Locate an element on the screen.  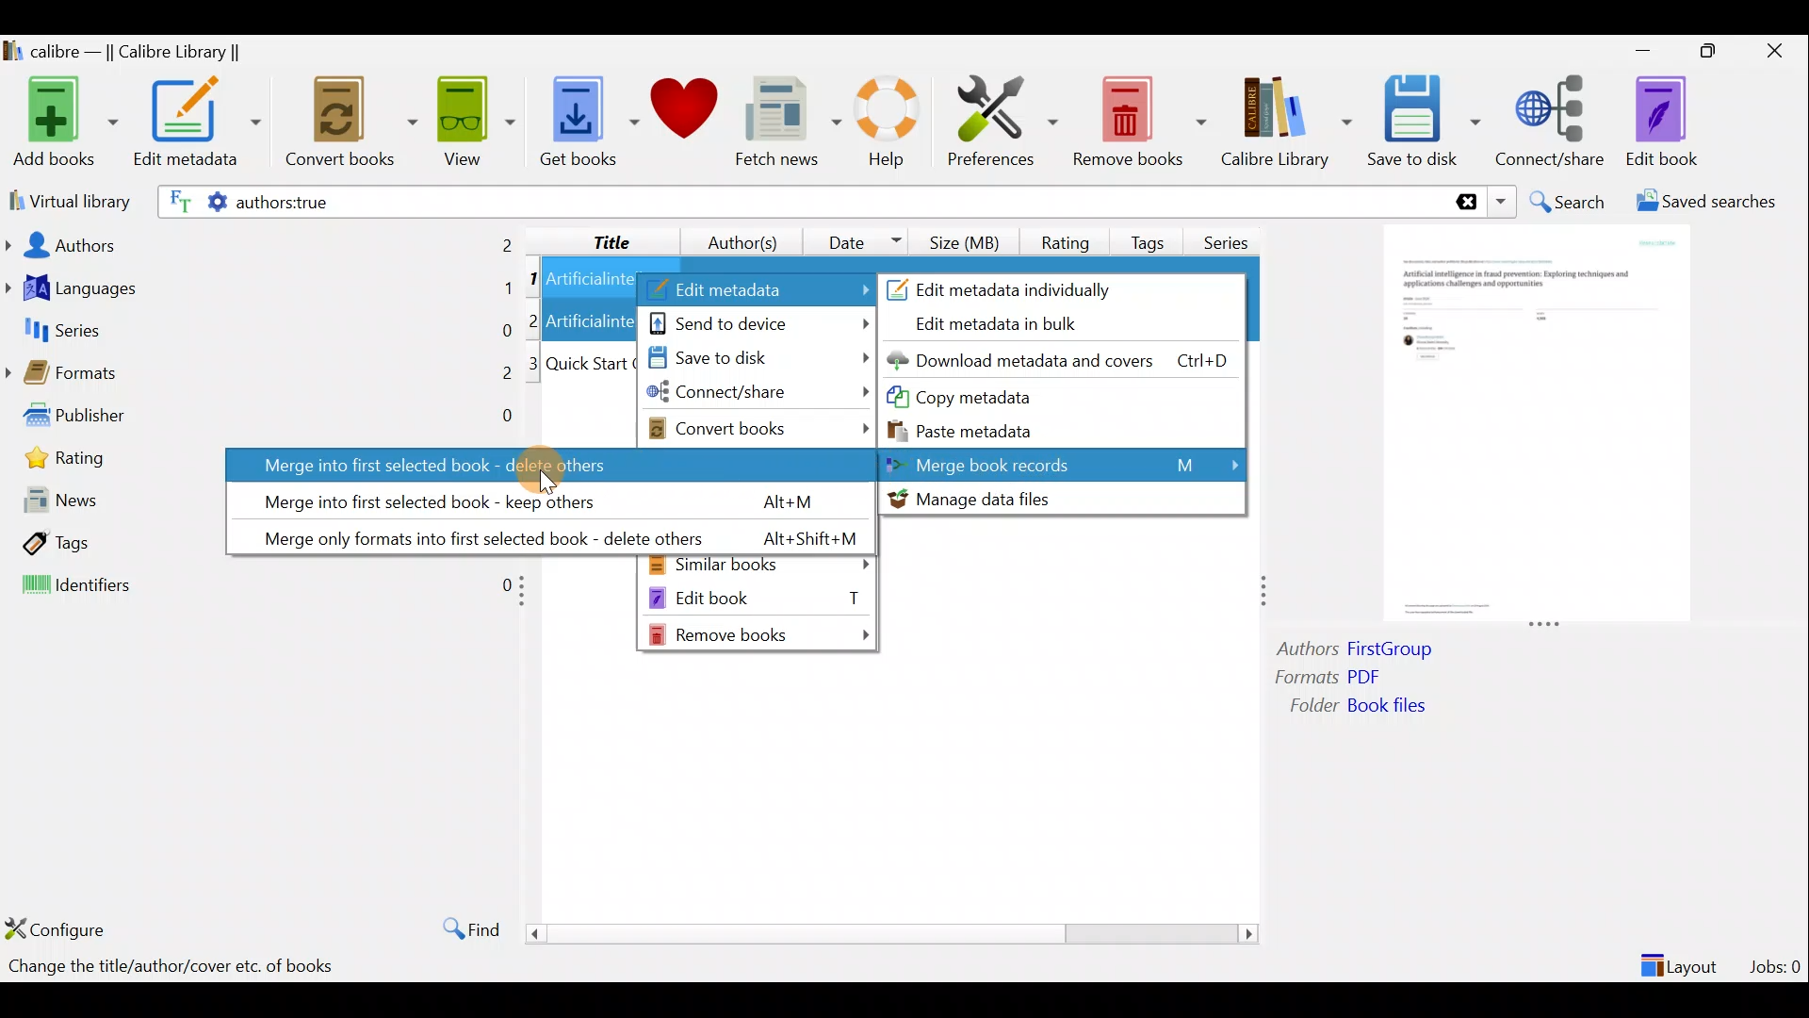
Copy metadata is located at coordinates (998, 396).